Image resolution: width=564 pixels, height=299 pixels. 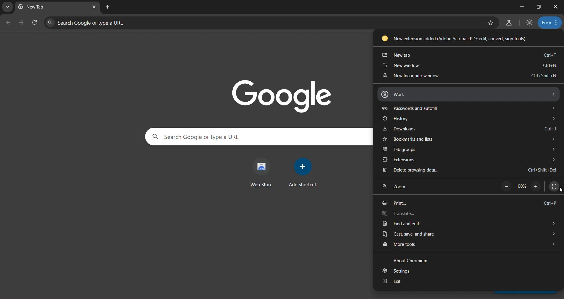 What do you see at coordinates (469, 149) in the screenshot?
I see `tab groups` at bounding box center [469, 149].